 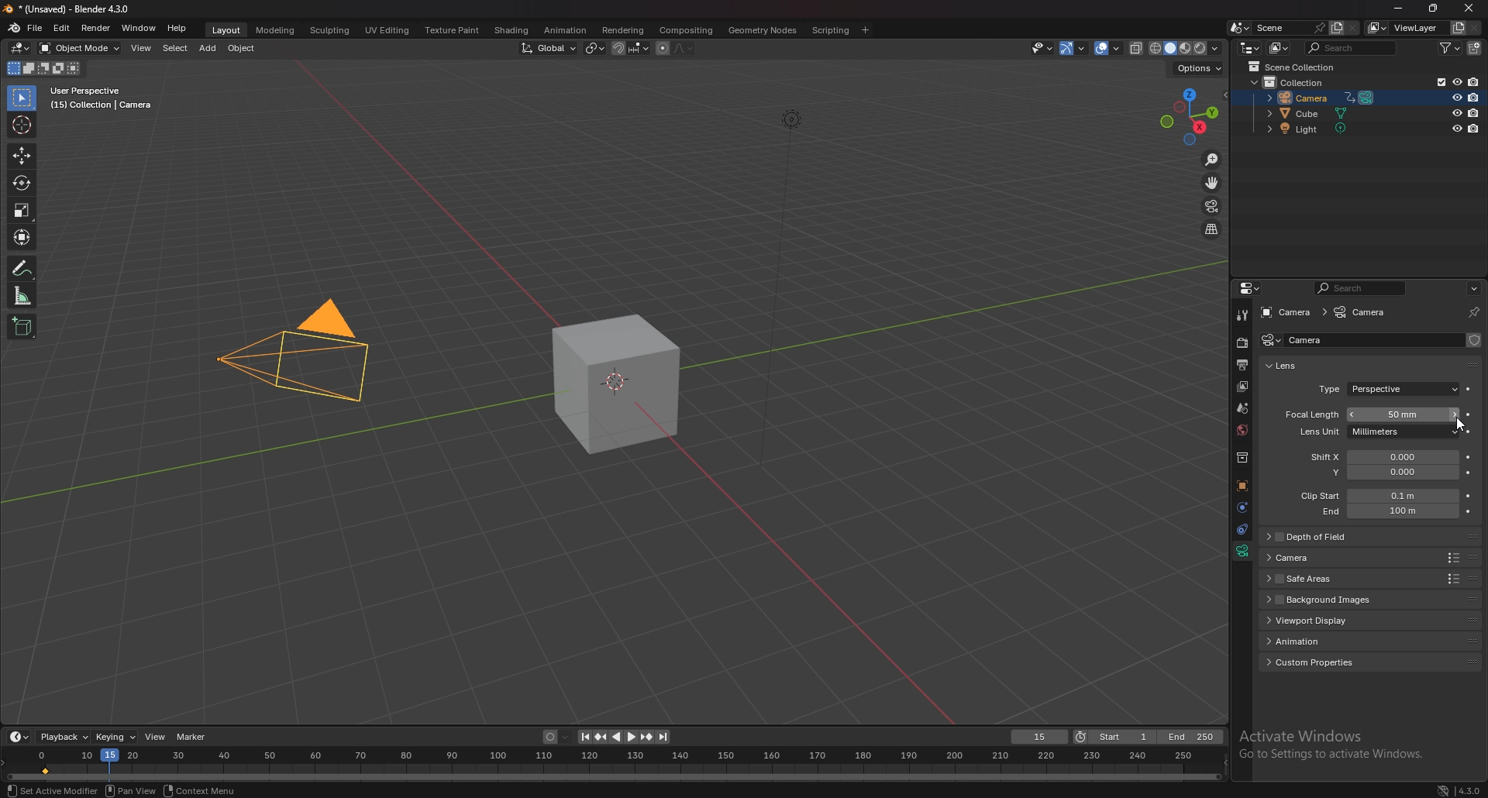 What do you see at coordinates (1042, 48) in the screenshot?
I see `selectibility and visibility` at bounding box center [1042, 48].